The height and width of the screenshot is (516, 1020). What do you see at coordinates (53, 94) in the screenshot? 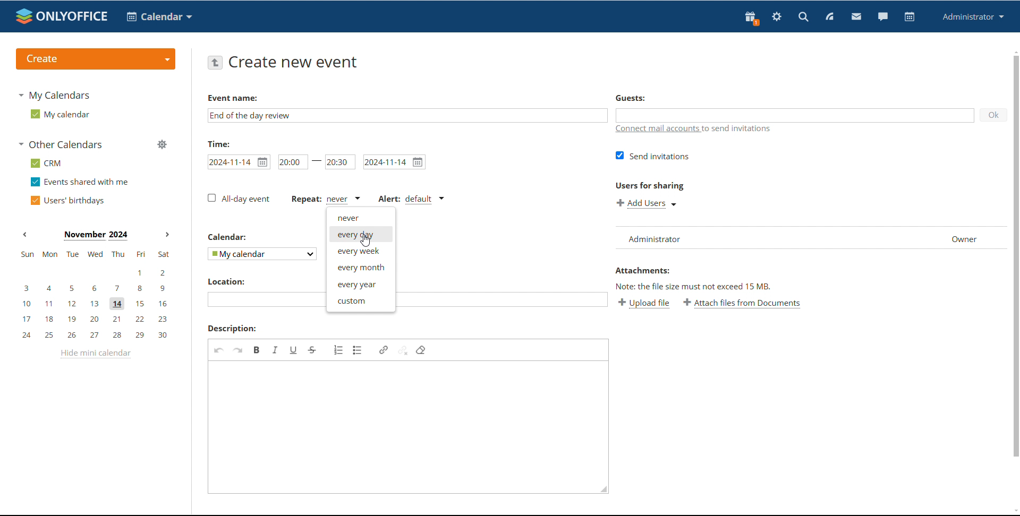
I see `my calendars` at bounding box center [53, 94].